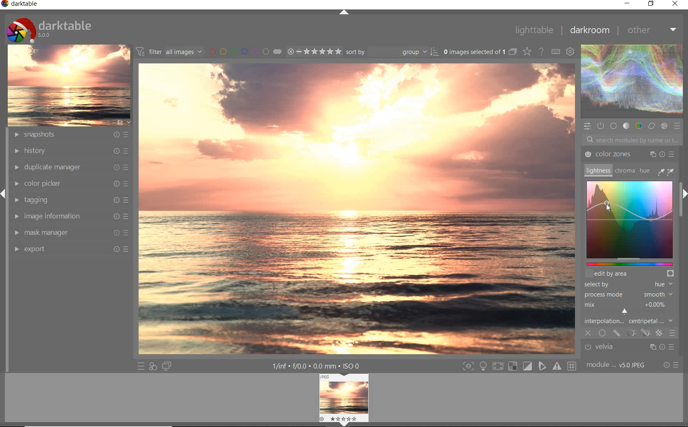 The height and width of the screenshot is (427, 688). Describe the element at coordinates (683, 195) in the screenshot. I see `EXPAND/COLLAPSE` at that location.